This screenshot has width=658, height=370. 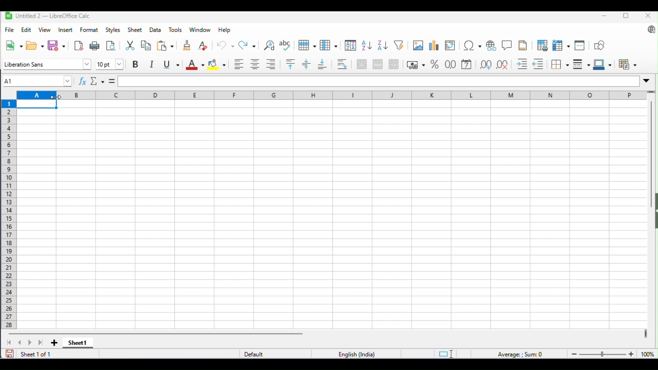 I want to click on styles, so click(x=113, y=30).